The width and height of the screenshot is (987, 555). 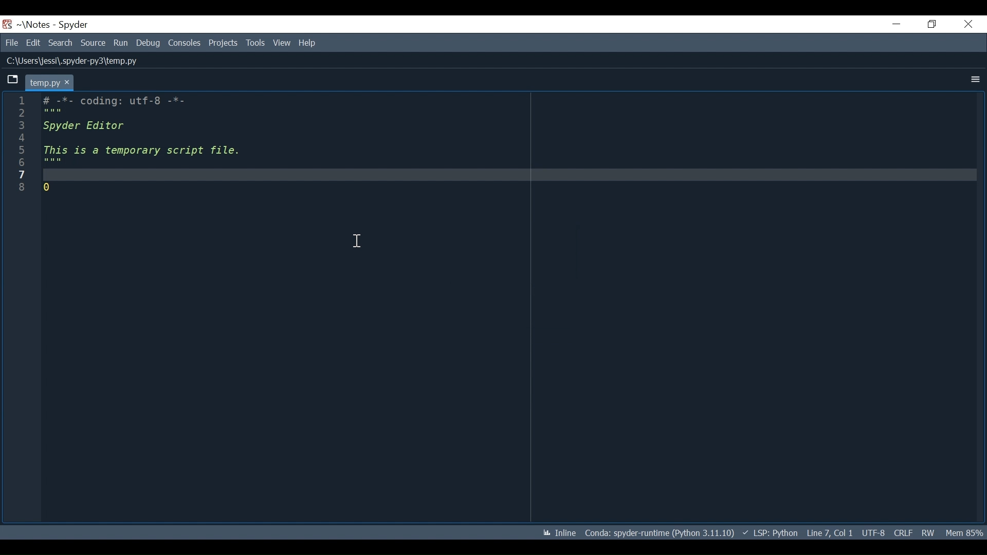 What do you see at coordinates (7, 24) in the screenshot?
I see `Spyder Desktop Icon` at bounding box center [7, 24].